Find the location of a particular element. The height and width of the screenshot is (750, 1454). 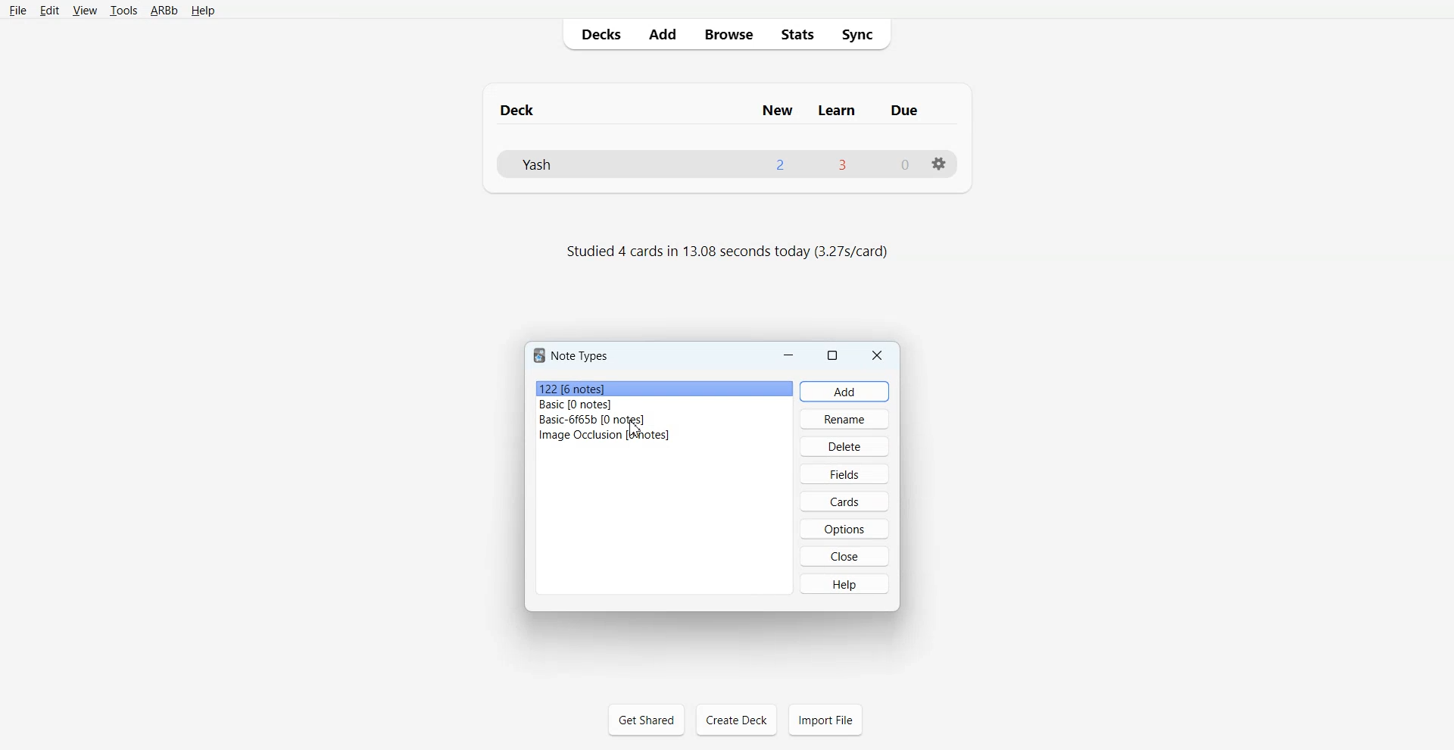

Stats is located at coordinates (794, 34).